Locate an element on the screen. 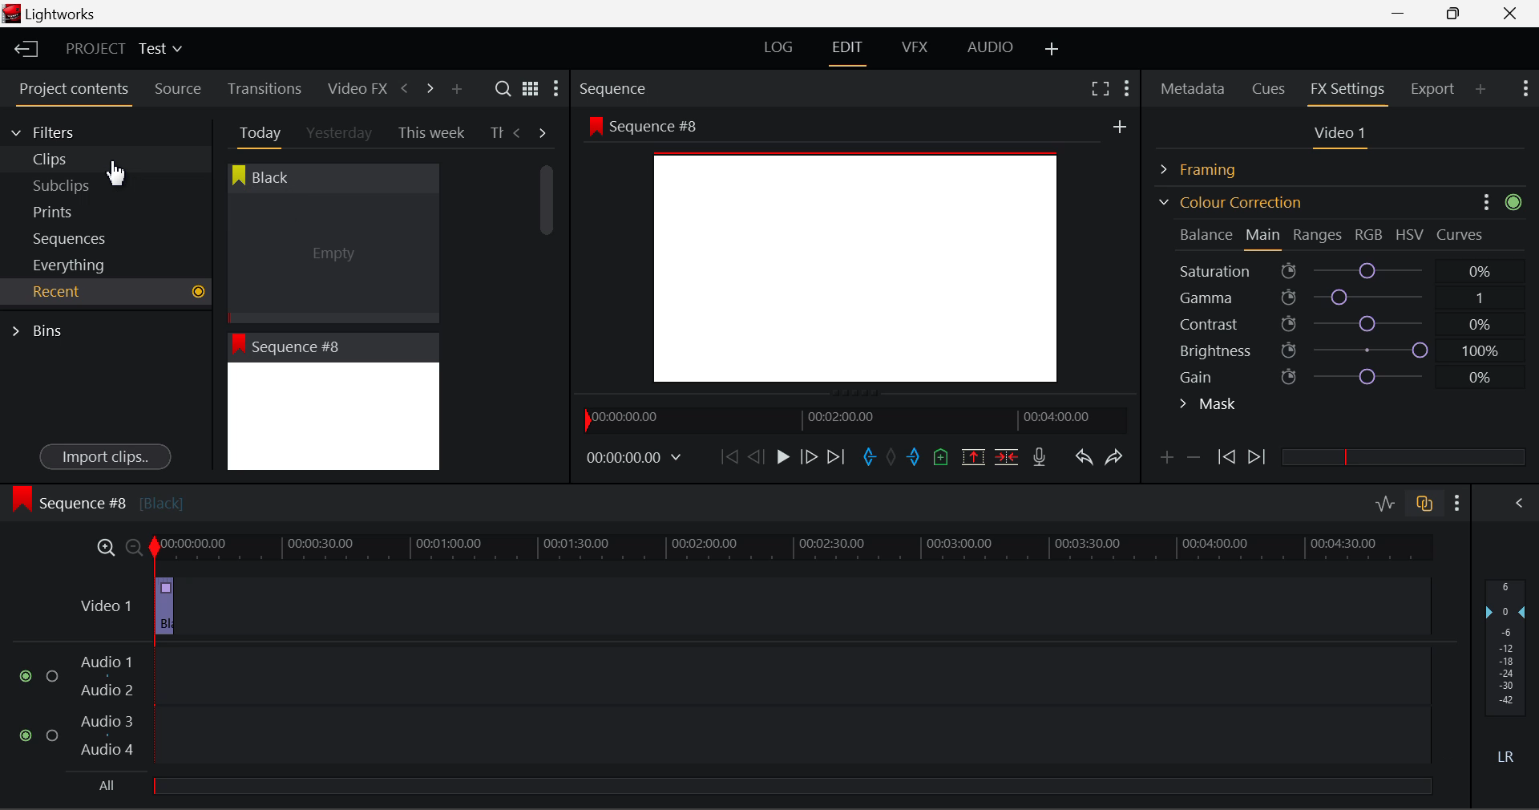  To Start is located at coordinates (728, 456).